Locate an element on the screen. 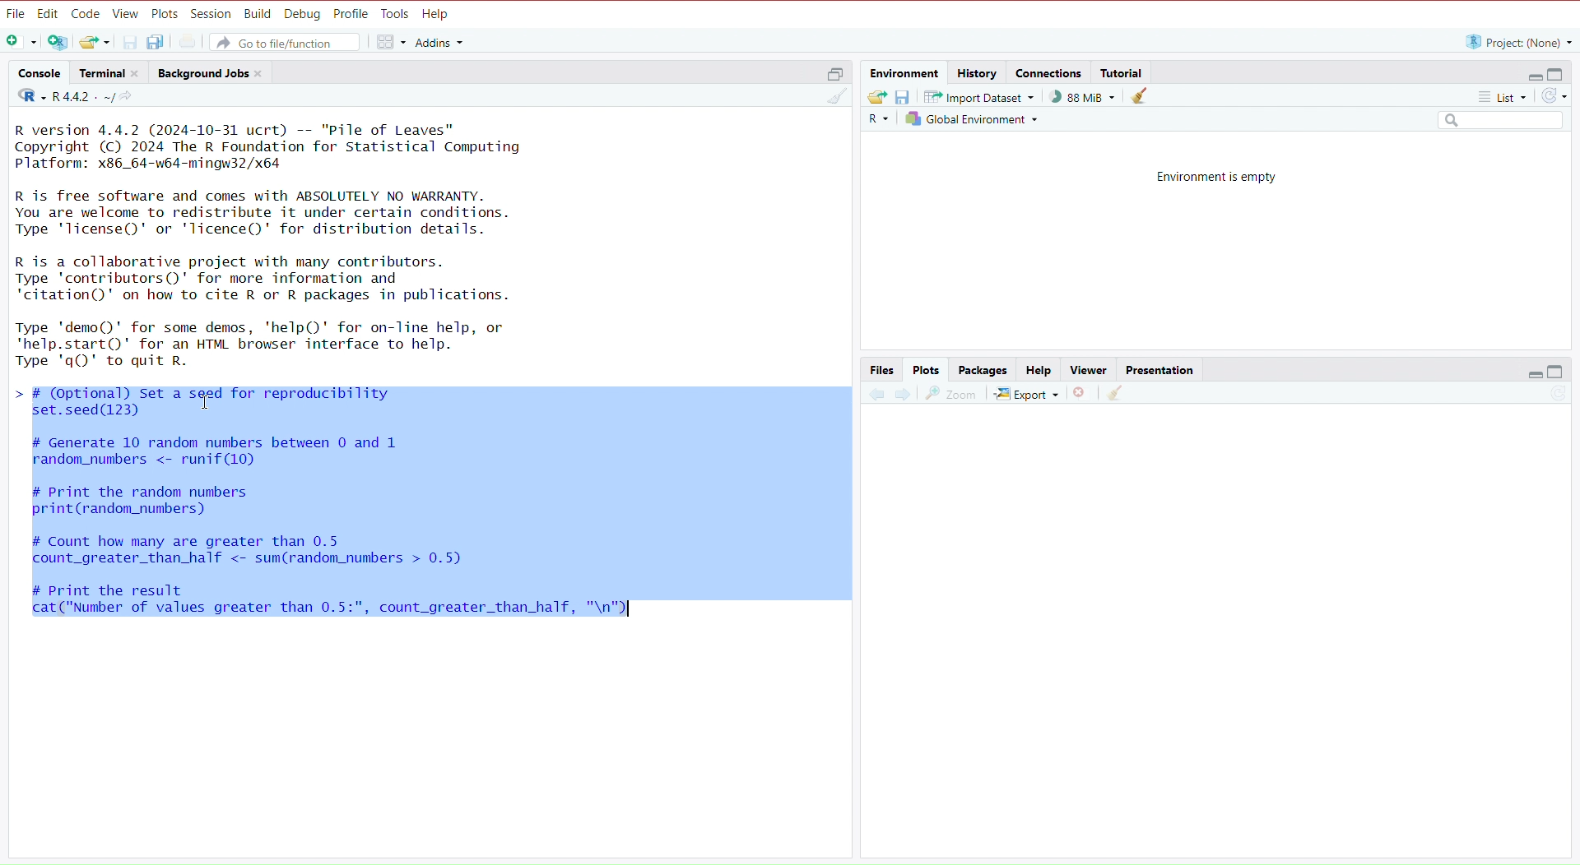 This screenshot has height=865, width=1580. ) 88 MiB ~ is located at coordinates (1077, 97).